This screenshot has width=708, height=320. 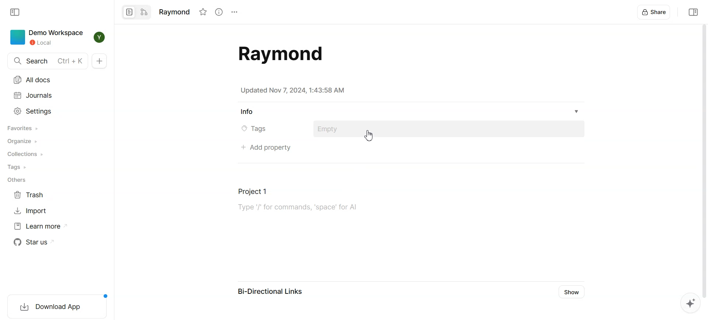 I want to click on Collapse sidebar, so click(x=693, y=13).